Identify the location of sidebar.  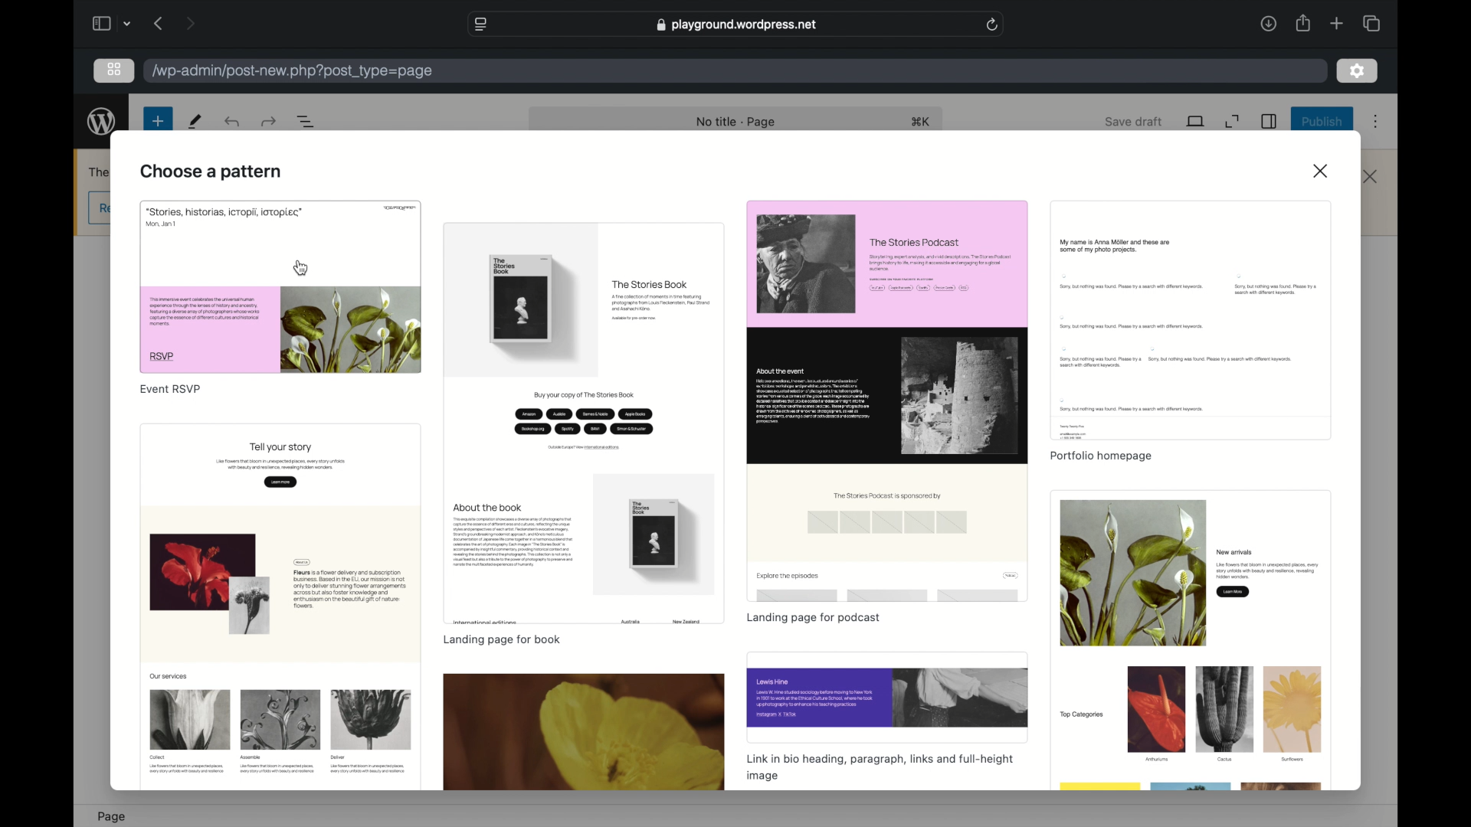
(102, 24).